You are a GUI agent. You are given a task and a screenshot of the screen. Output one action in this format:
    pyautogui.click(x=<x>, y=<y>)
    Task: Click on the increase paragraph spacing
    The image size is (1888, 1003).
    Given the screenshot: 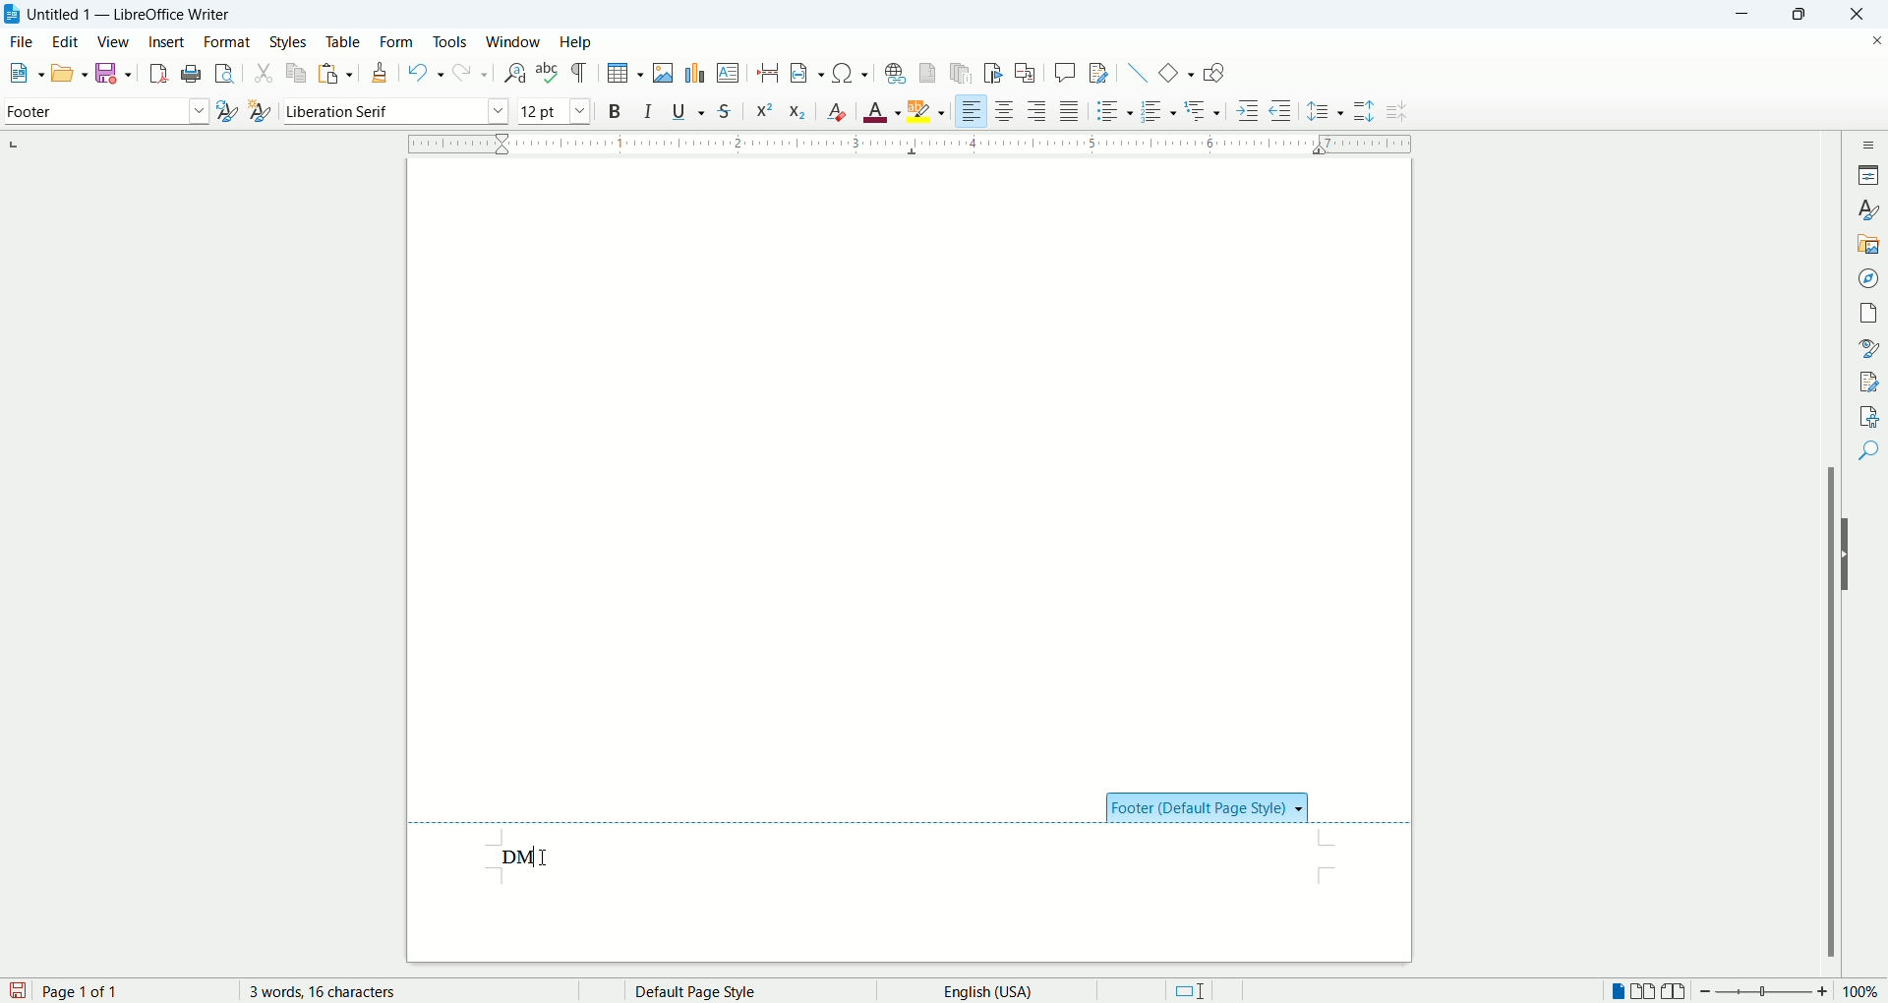 What is the action you would take?
    pyautogui.click(x=1364, y=112)
    